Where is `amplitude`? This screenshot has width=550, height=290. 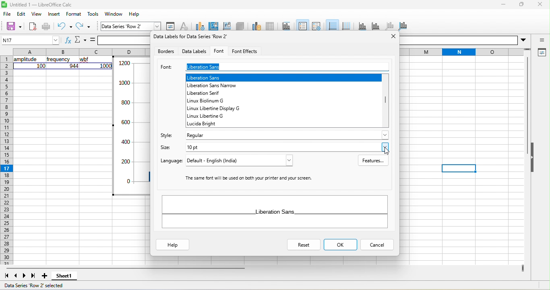
amplitude is located at coordinates (25, 59).